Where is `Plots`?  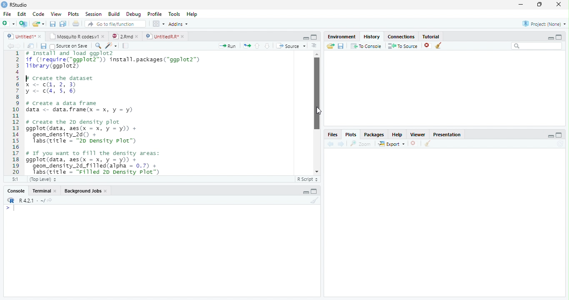
Plots is located at coordinates (73, 14).